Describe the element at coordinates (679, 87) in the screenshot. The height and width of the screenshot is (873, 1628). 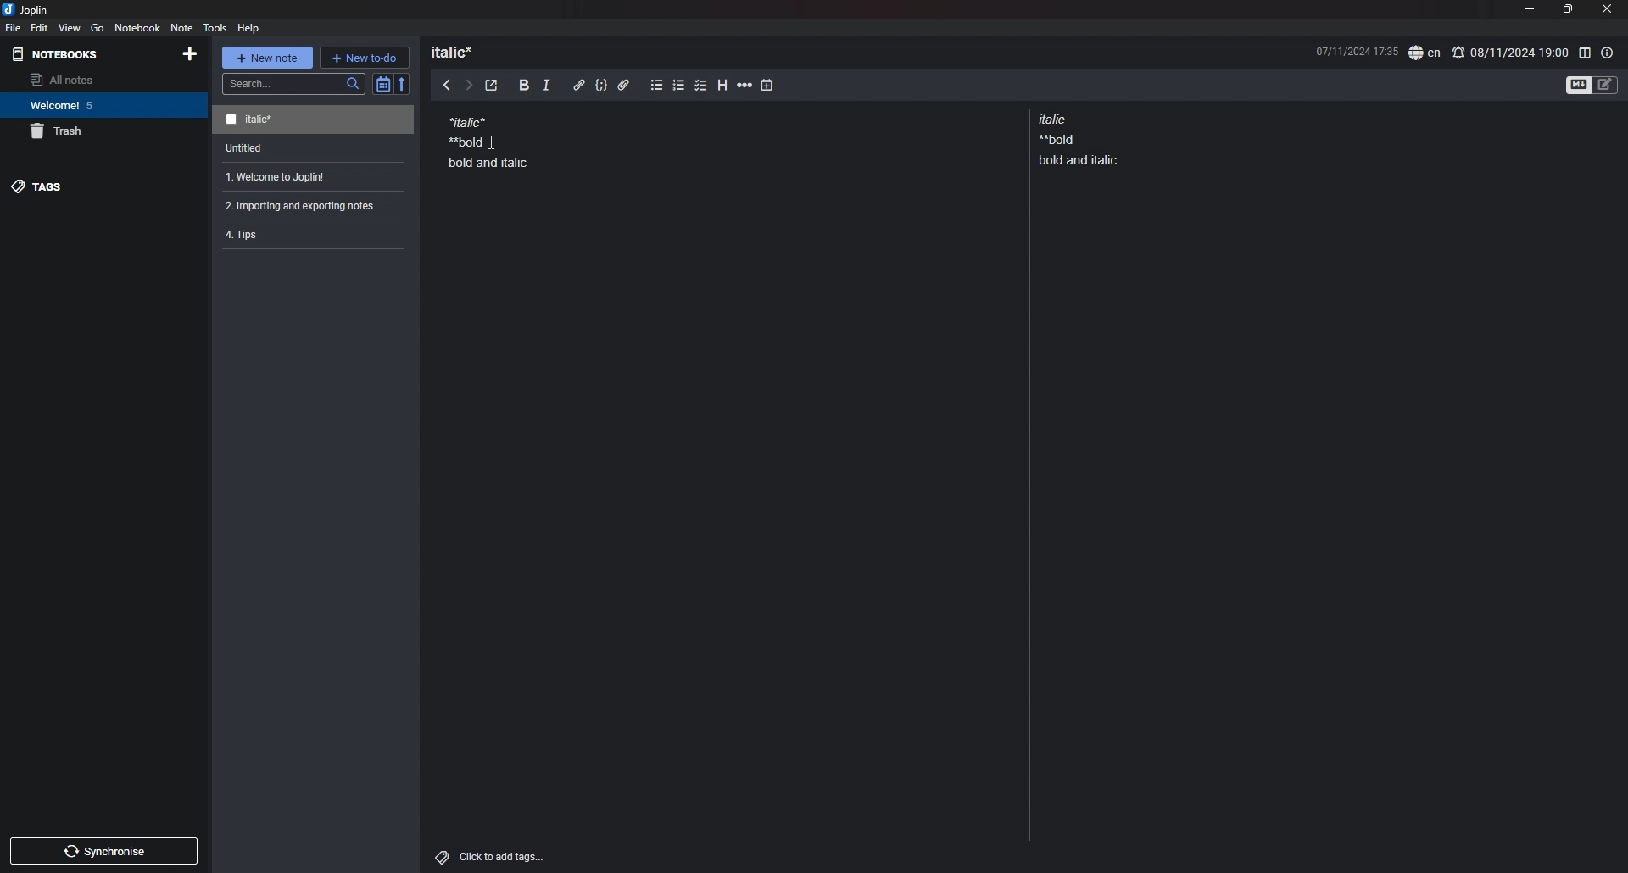
I see `numbered list` at that location.